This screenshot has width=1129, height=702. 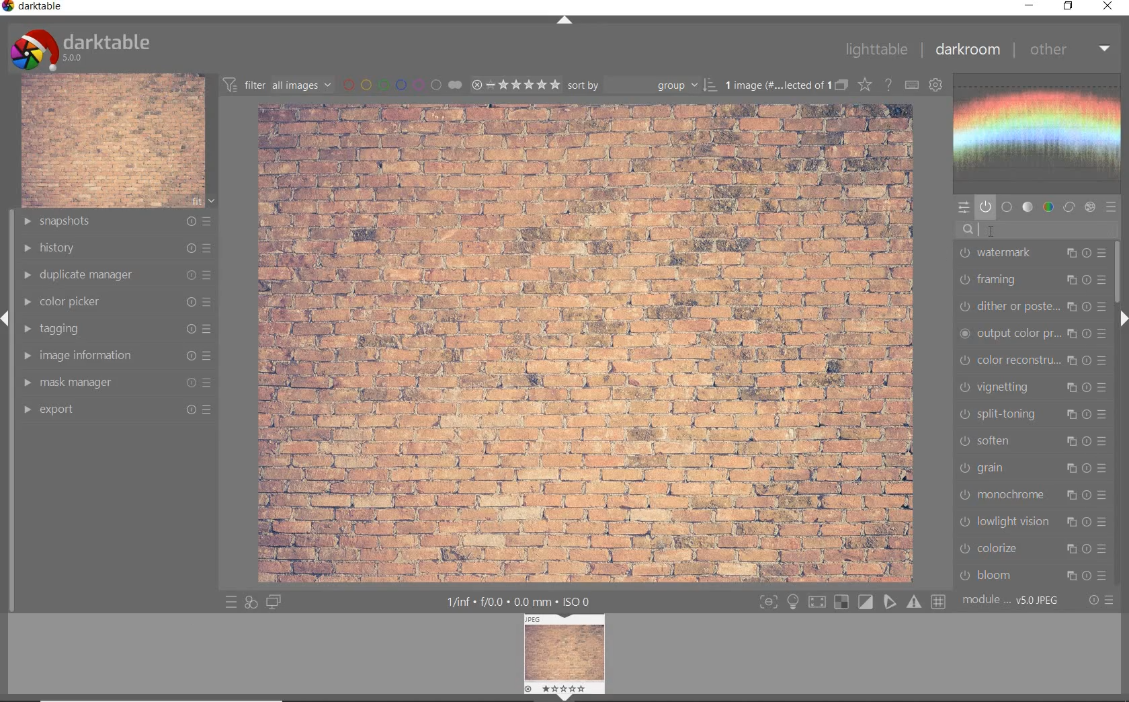 I want to click on darktable 5.0.0, so click(x=83, y=48).